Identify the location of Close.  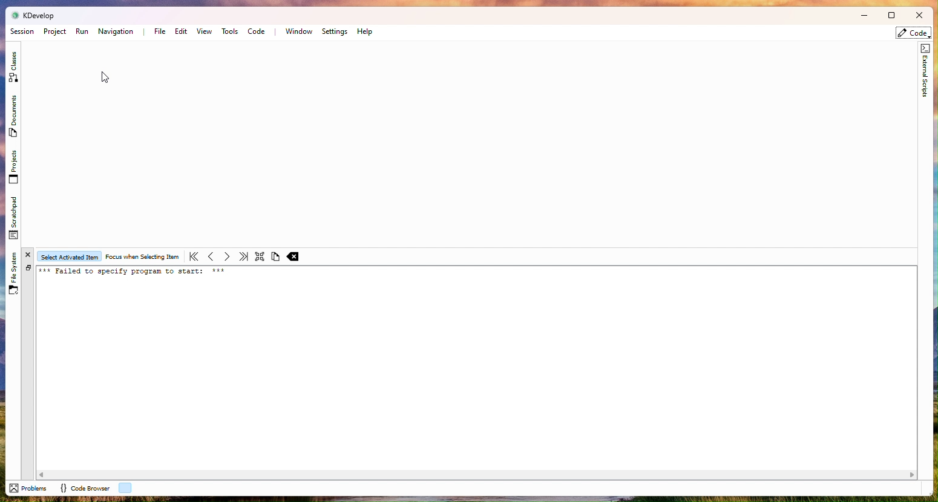
(29, 254).